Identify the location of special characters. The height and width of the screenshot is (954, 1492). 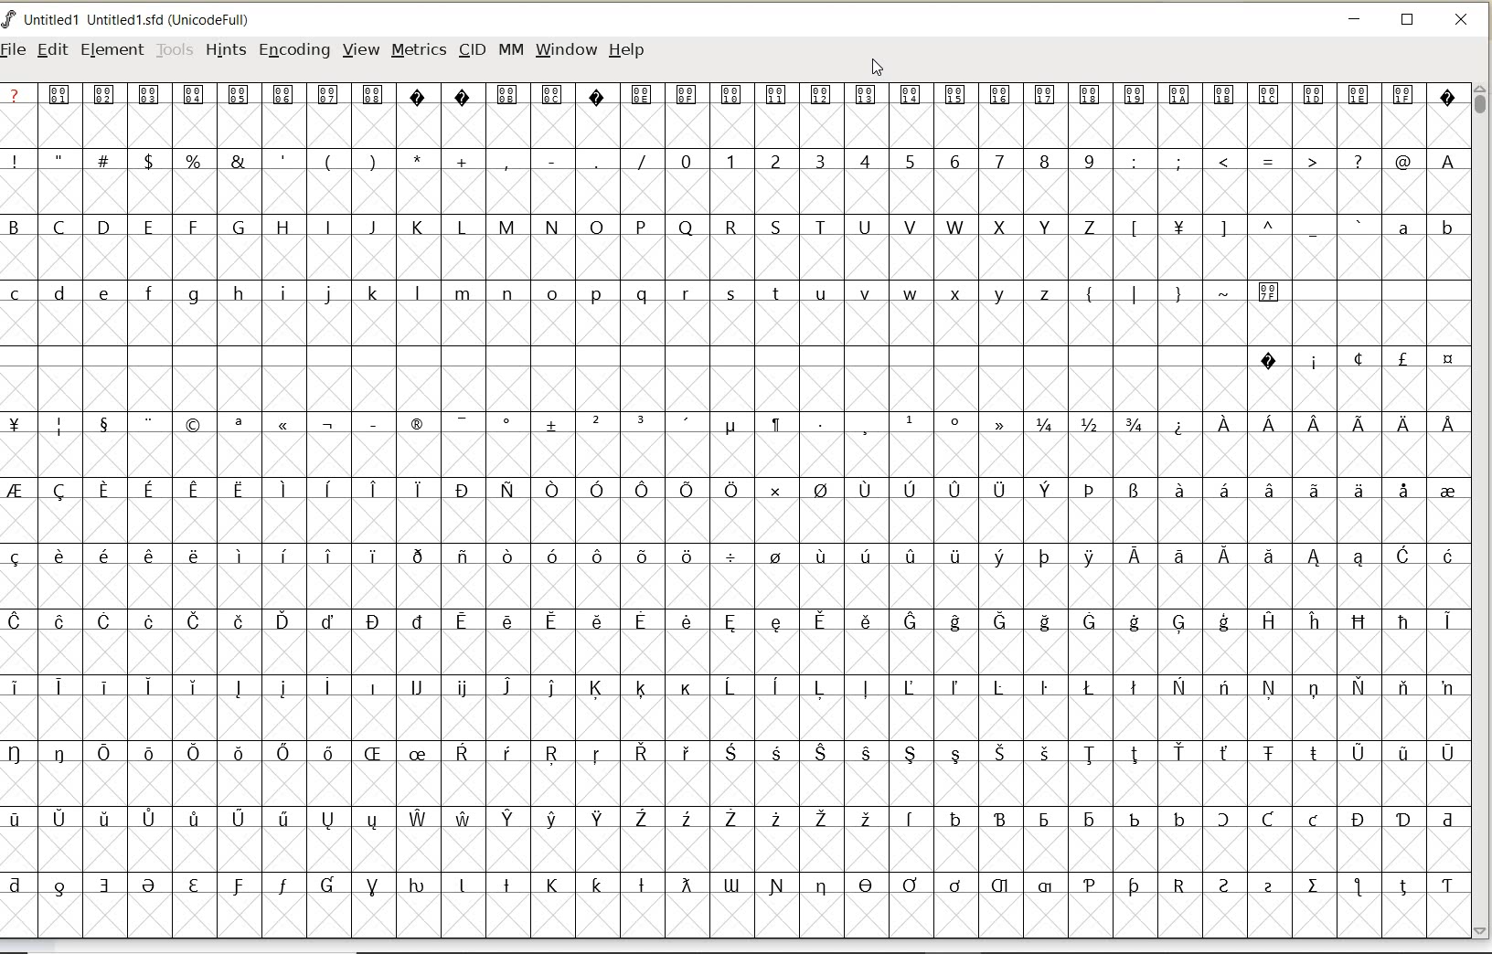
(1356, 359).